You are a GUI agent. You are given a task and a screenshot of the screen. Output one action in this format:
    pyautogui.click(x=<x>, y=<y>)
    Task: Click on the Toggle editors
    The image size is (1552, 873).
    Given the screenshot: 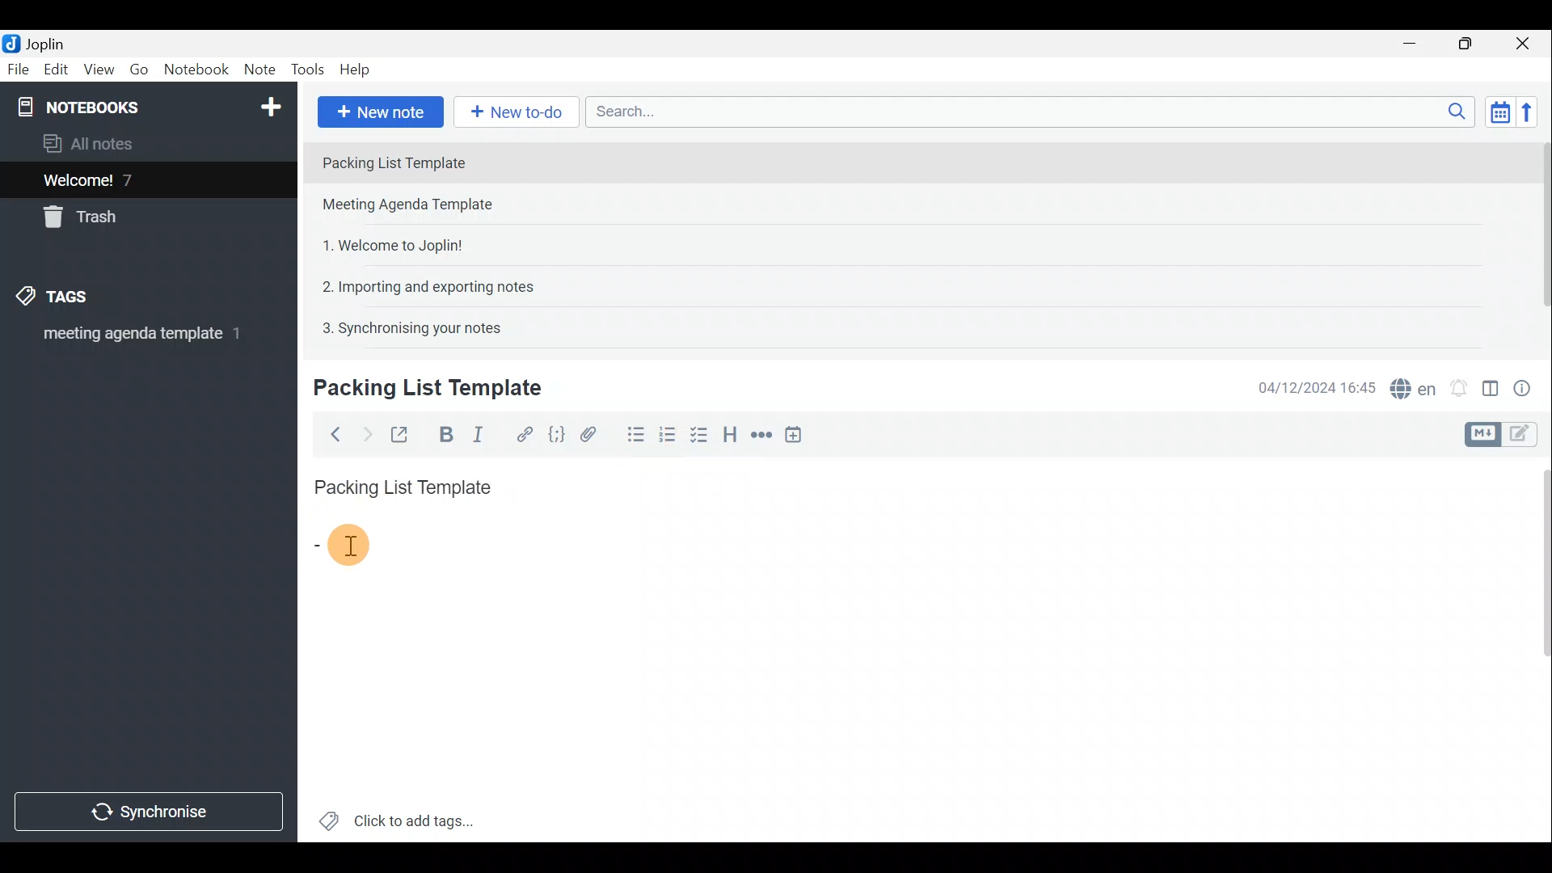 What is the action you would take?
    pyautogui.click(x=1485, y=432)
    